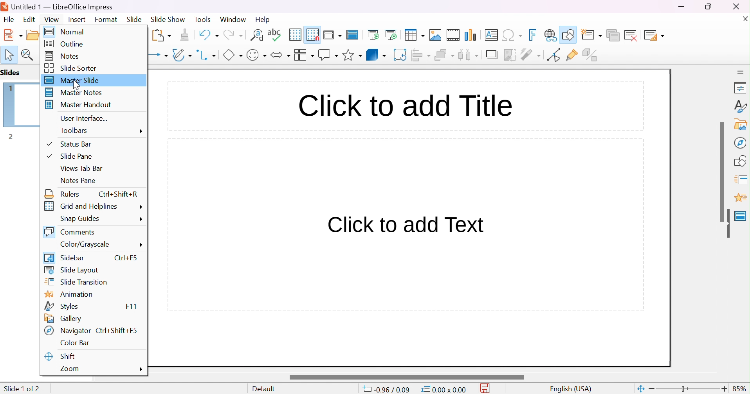  What do you see at coordinates (741, 6) in the screenshot?
I see `close` at bounding box center [741, 6].